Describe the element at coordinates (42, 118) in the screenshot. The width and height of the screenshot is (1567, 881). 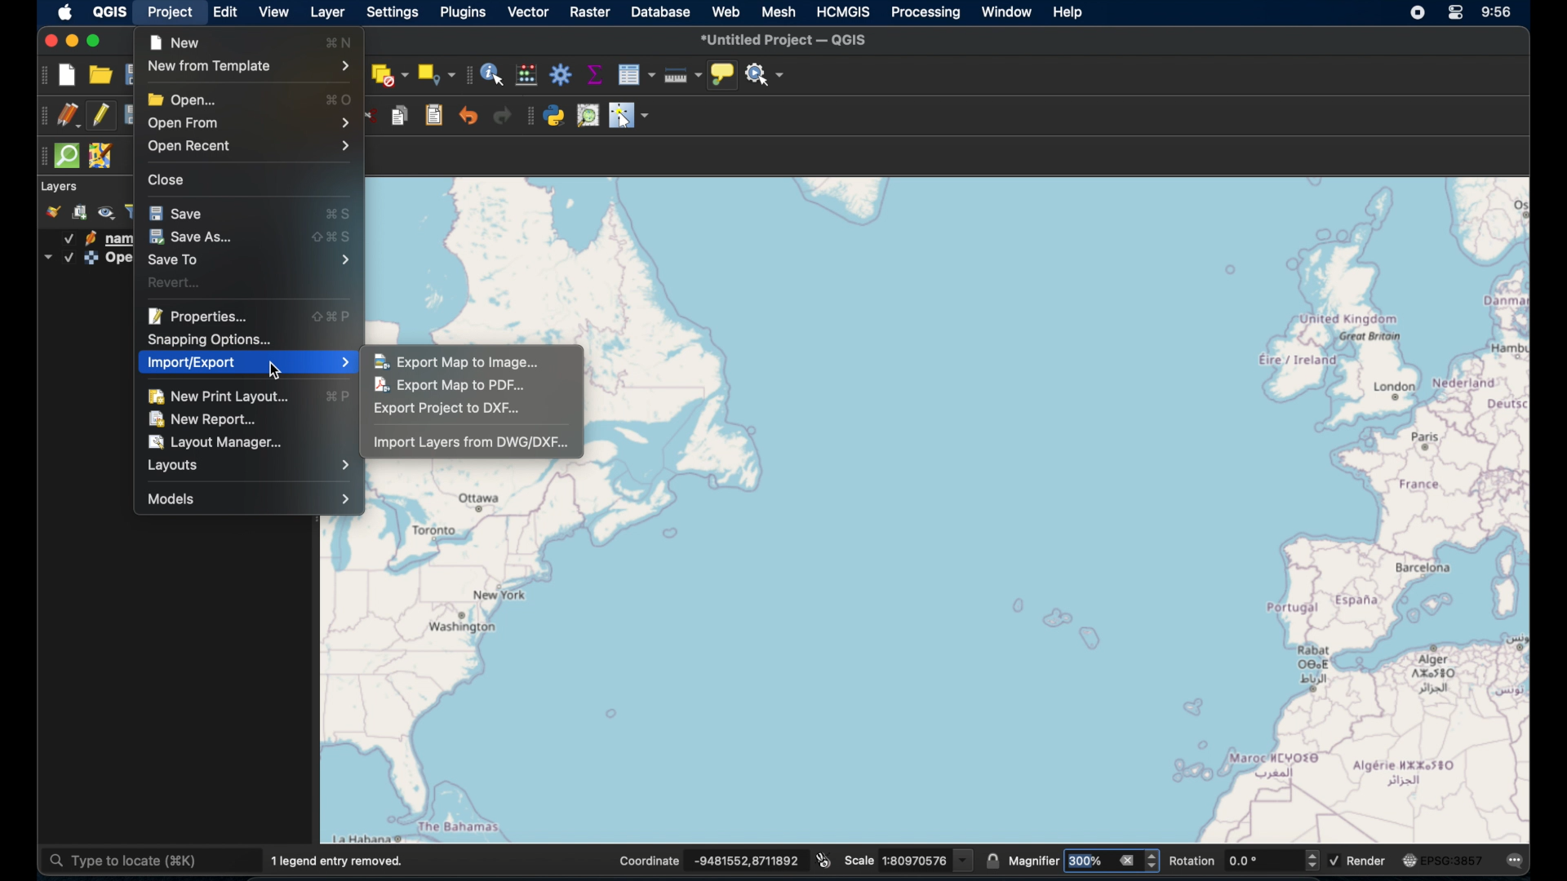
I see `digitizing toolbar` at that location.